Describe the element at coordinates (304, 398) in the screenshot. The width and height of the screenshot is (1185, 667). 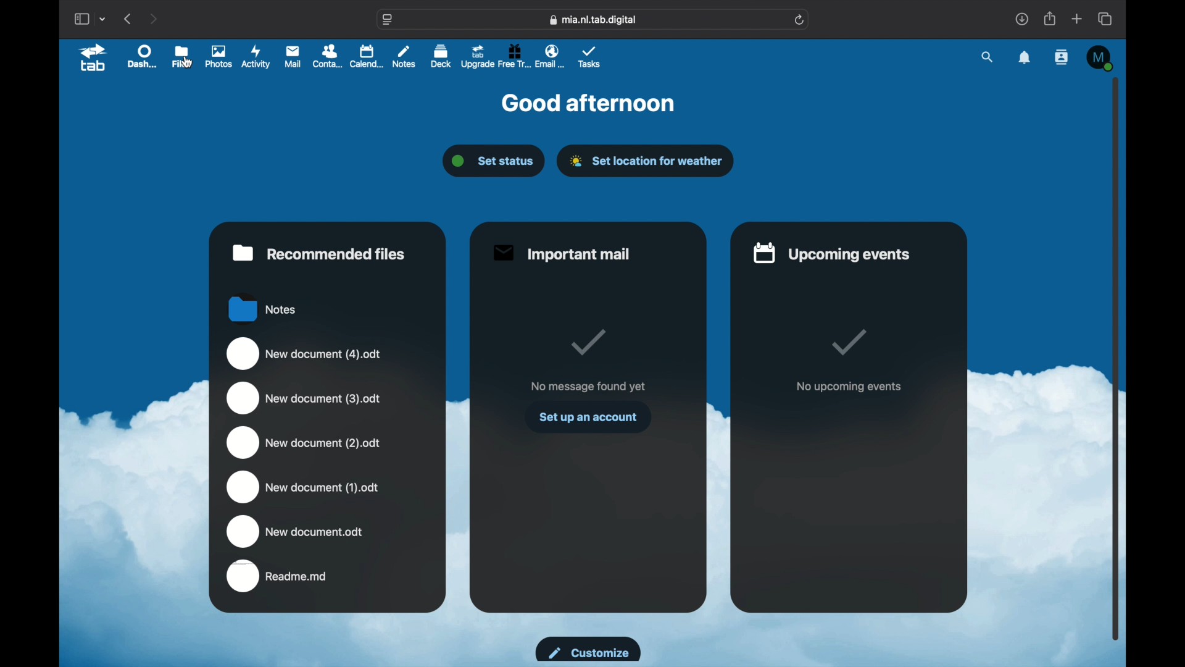
I see `new document` at that location.